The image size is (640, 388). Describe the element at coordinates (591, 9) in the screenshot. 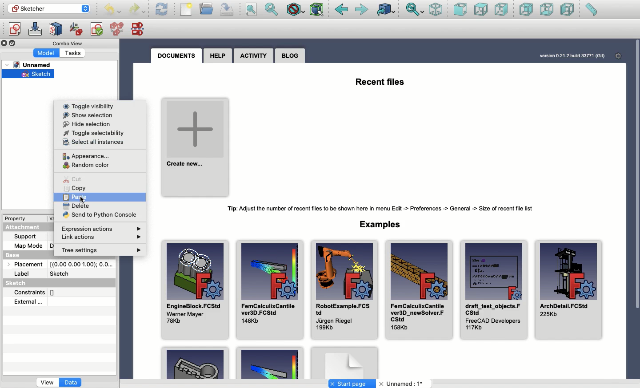

I see `Measure` at that location.